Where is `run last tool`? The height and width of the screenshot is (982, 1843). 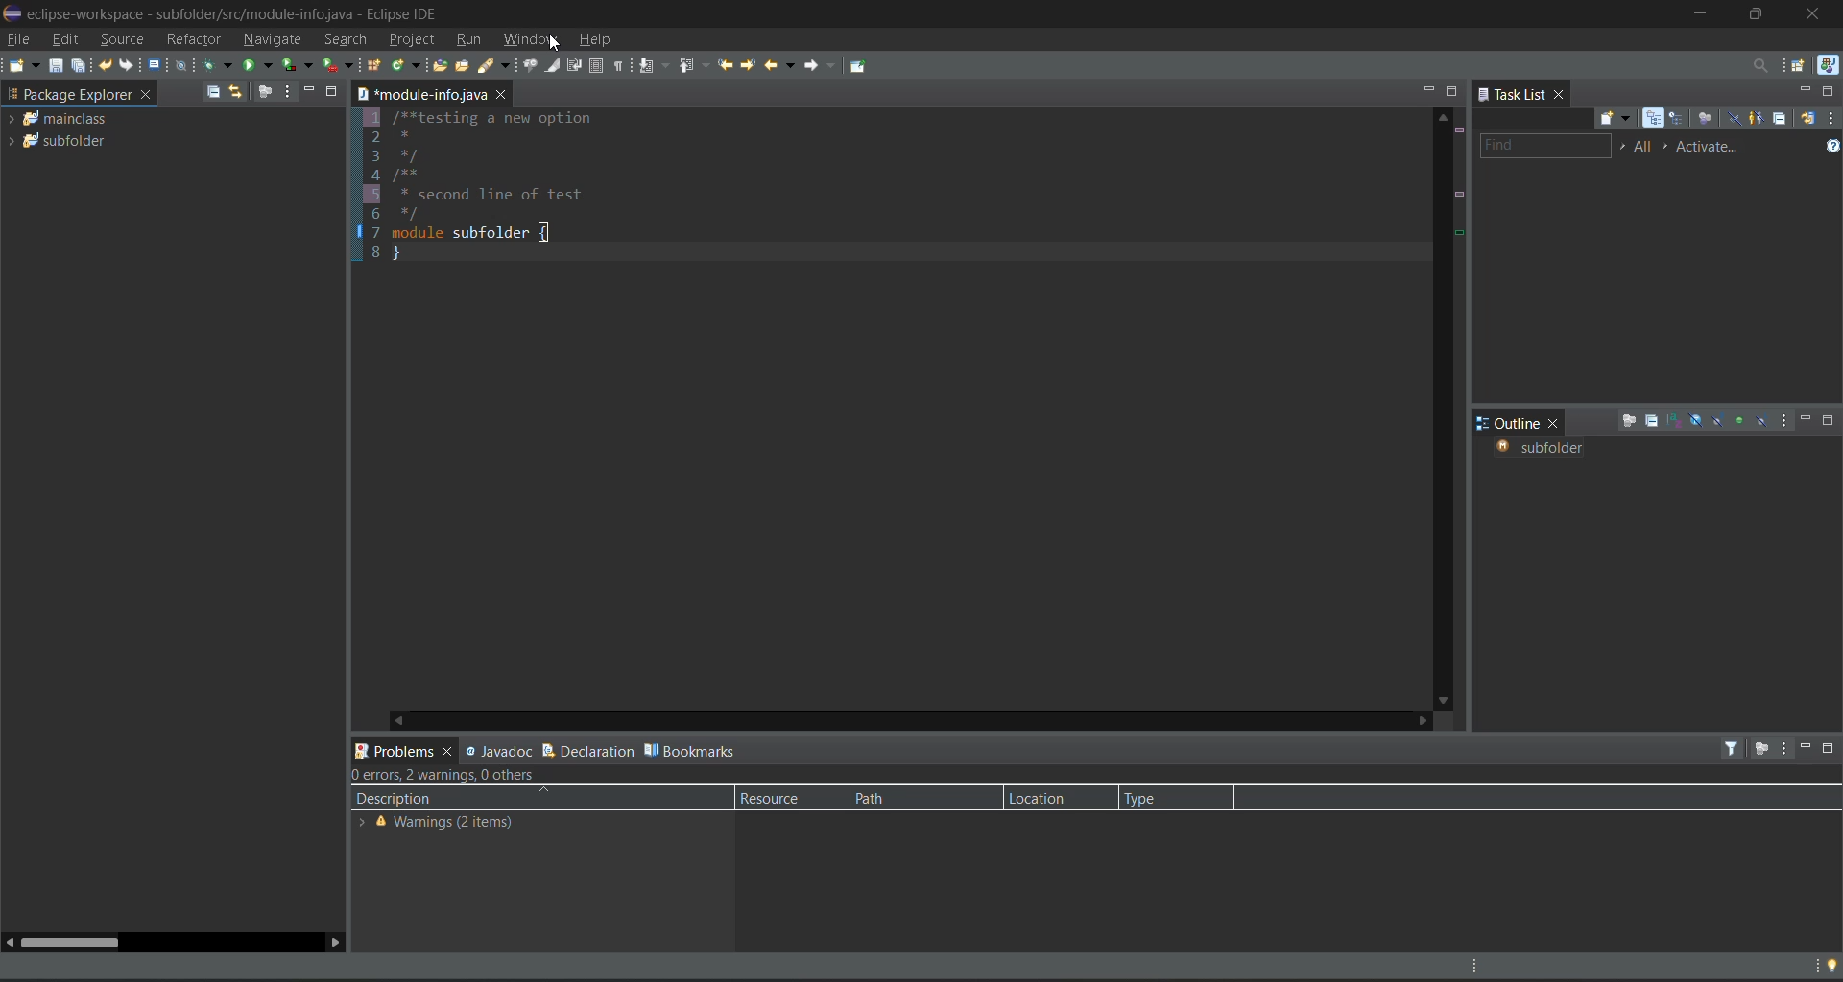
run last tool is located at coordinates (338, 65).